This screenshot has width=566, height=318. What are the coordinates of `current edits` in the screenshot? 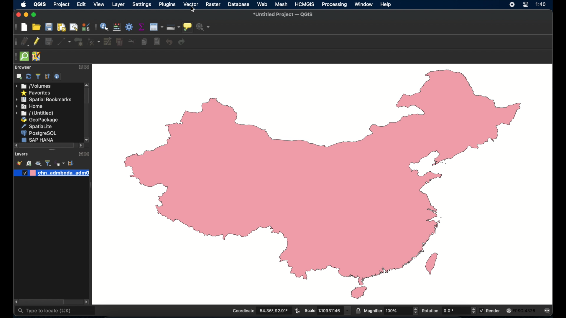 It's located at (25, 42).